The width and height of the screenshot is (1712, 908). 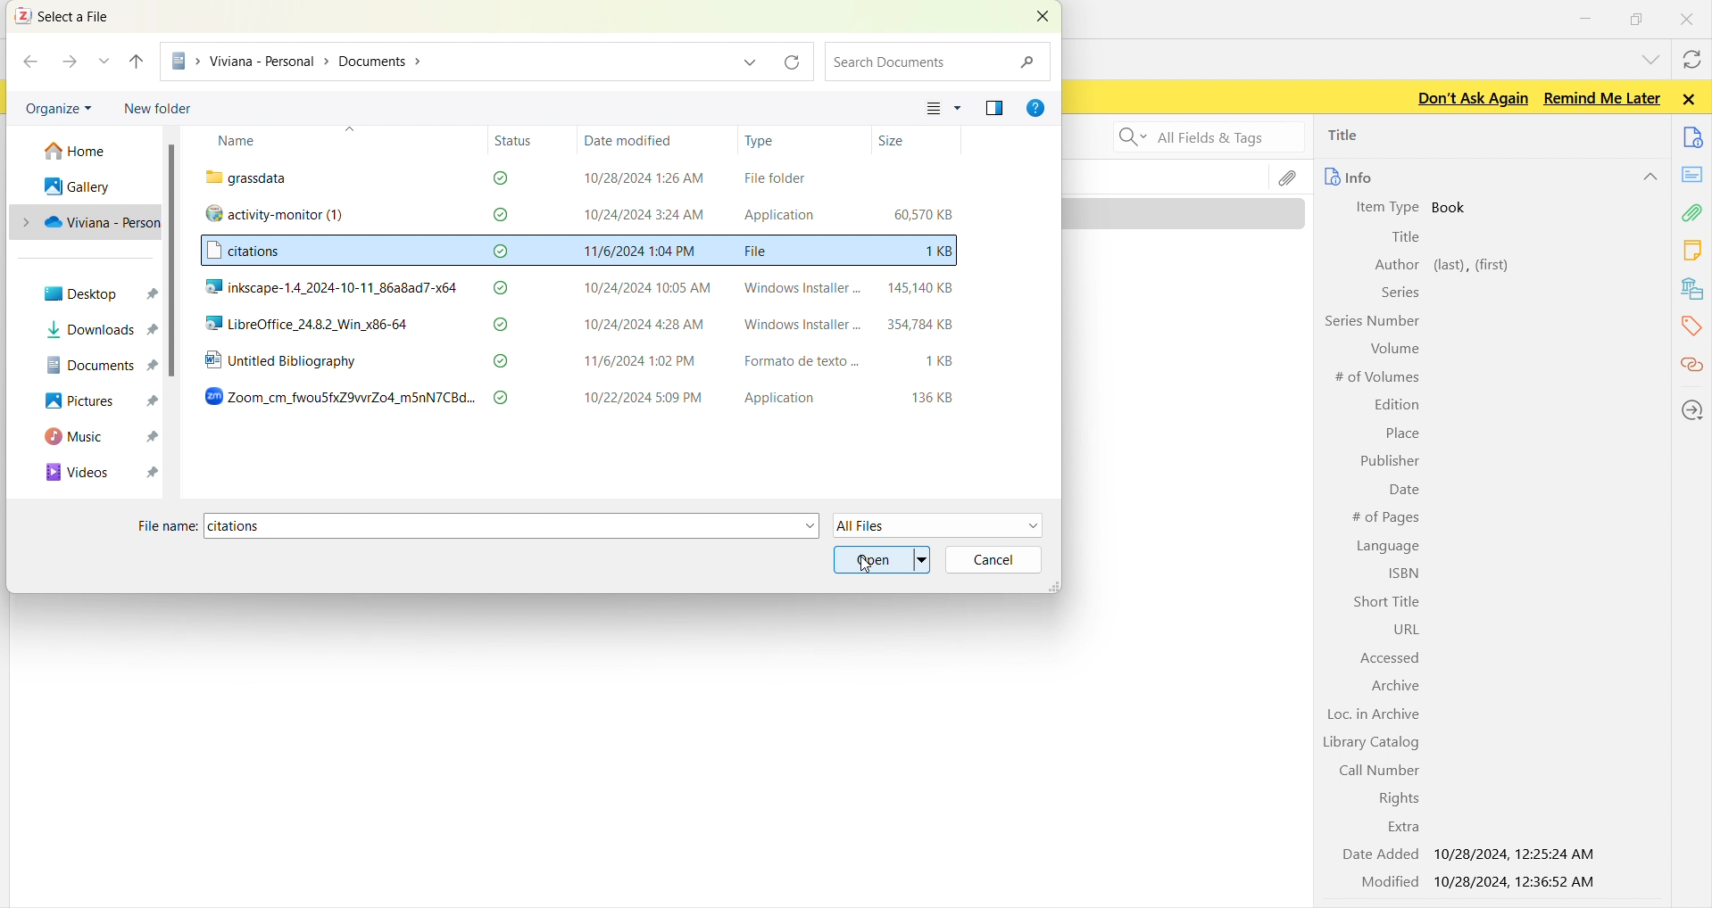 I want to click on RECENT LOCATION, so click(x=104, y=63).